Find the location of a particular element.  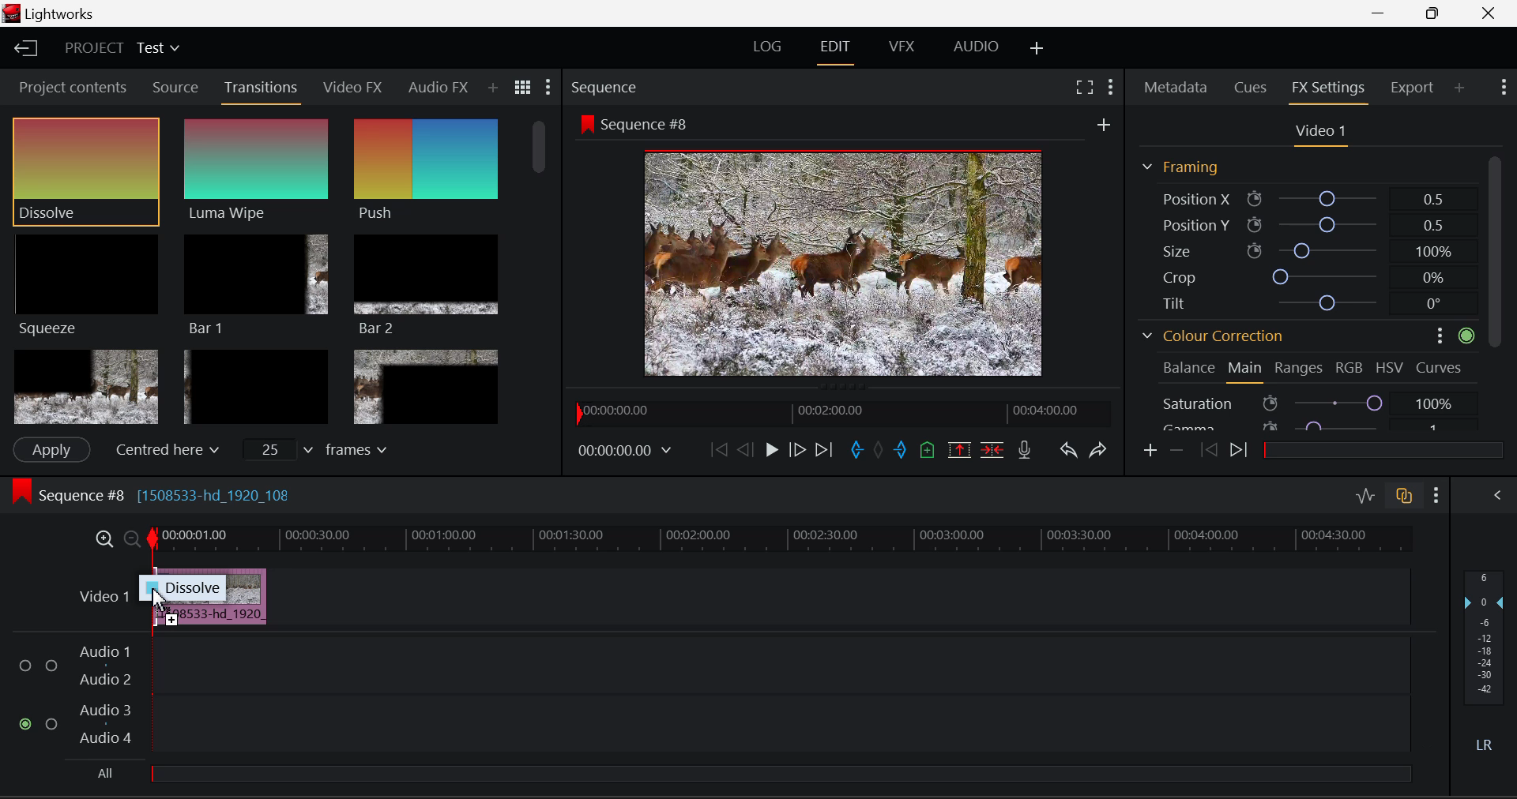

Full Screen is located at coordinates (1085, 88).